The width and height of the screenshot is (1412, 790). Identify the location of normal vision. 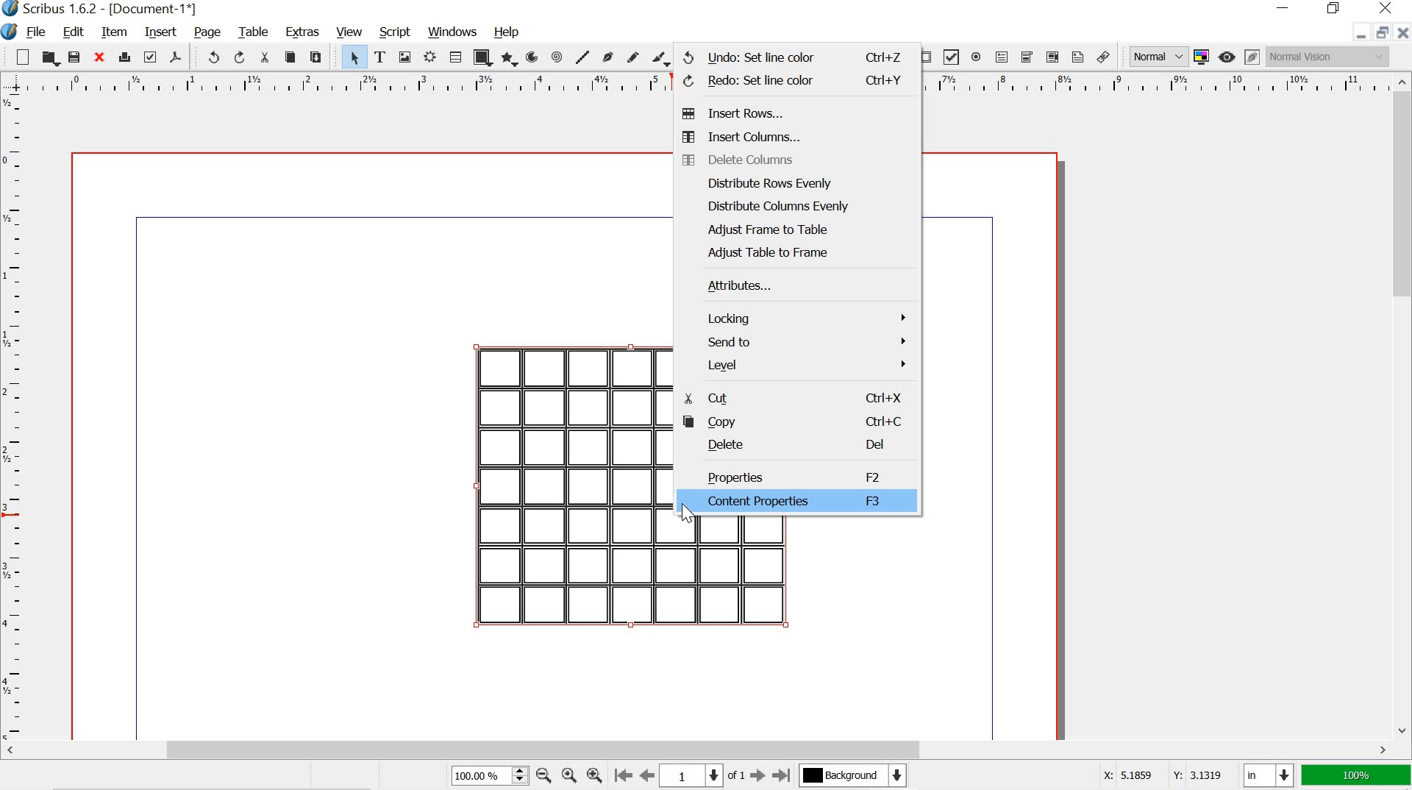
(1329, 56).